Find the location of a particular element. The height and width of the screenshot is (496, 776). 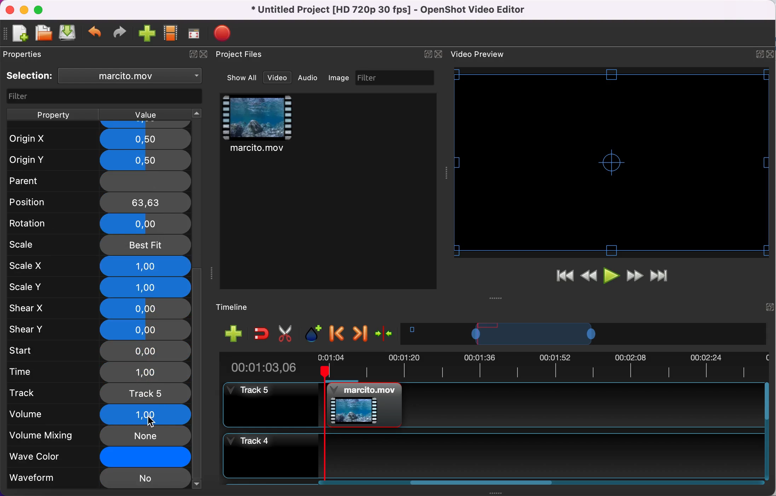

show all is located at coordinates (243, 78).